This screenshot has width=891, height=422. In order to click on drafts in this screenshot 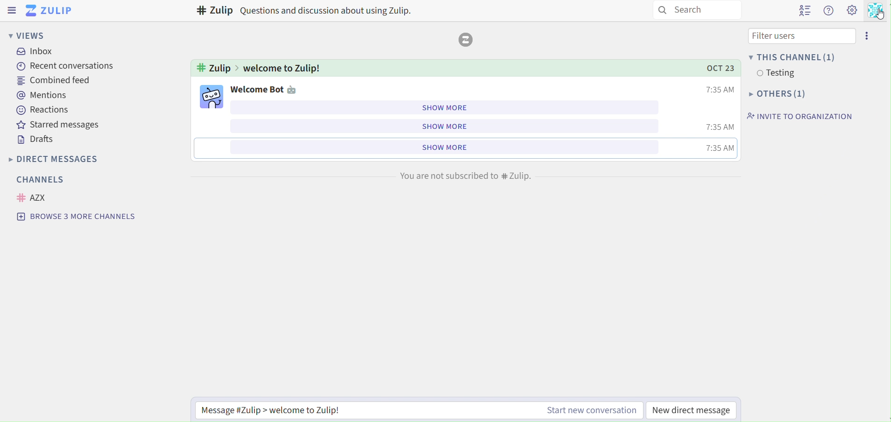, I will do `click(38, 140)`.